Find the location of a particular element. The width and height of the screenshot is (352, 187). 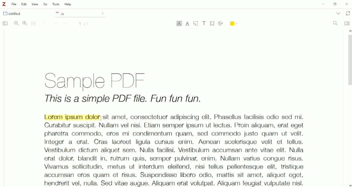

Down is located at coordinates (66, 24).